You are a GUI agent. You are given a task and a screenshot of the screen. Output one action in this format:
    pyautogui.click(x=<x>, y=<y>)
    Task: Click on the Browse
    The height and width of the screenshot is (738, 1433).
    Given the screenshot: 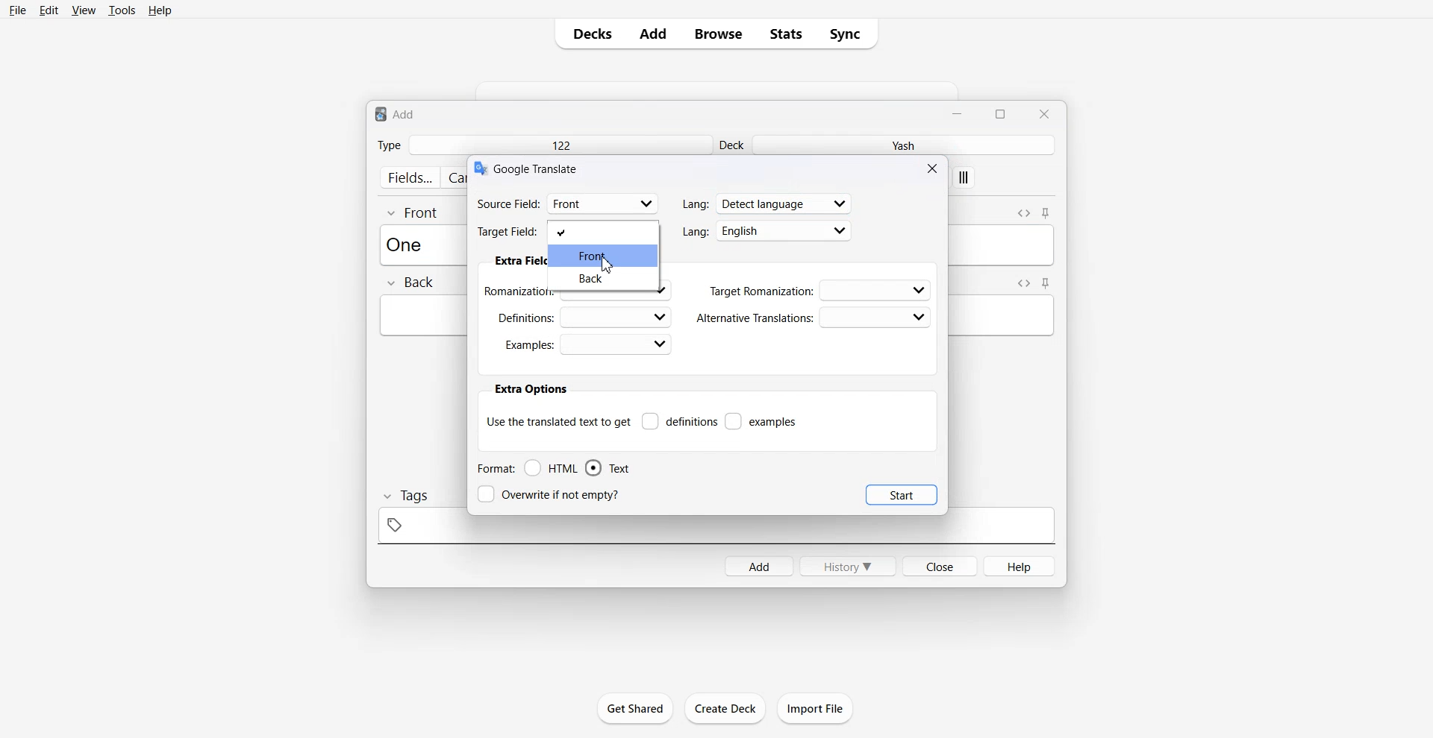 What is the action you would take?
    pyautogui.click(x=719, y=34)
    